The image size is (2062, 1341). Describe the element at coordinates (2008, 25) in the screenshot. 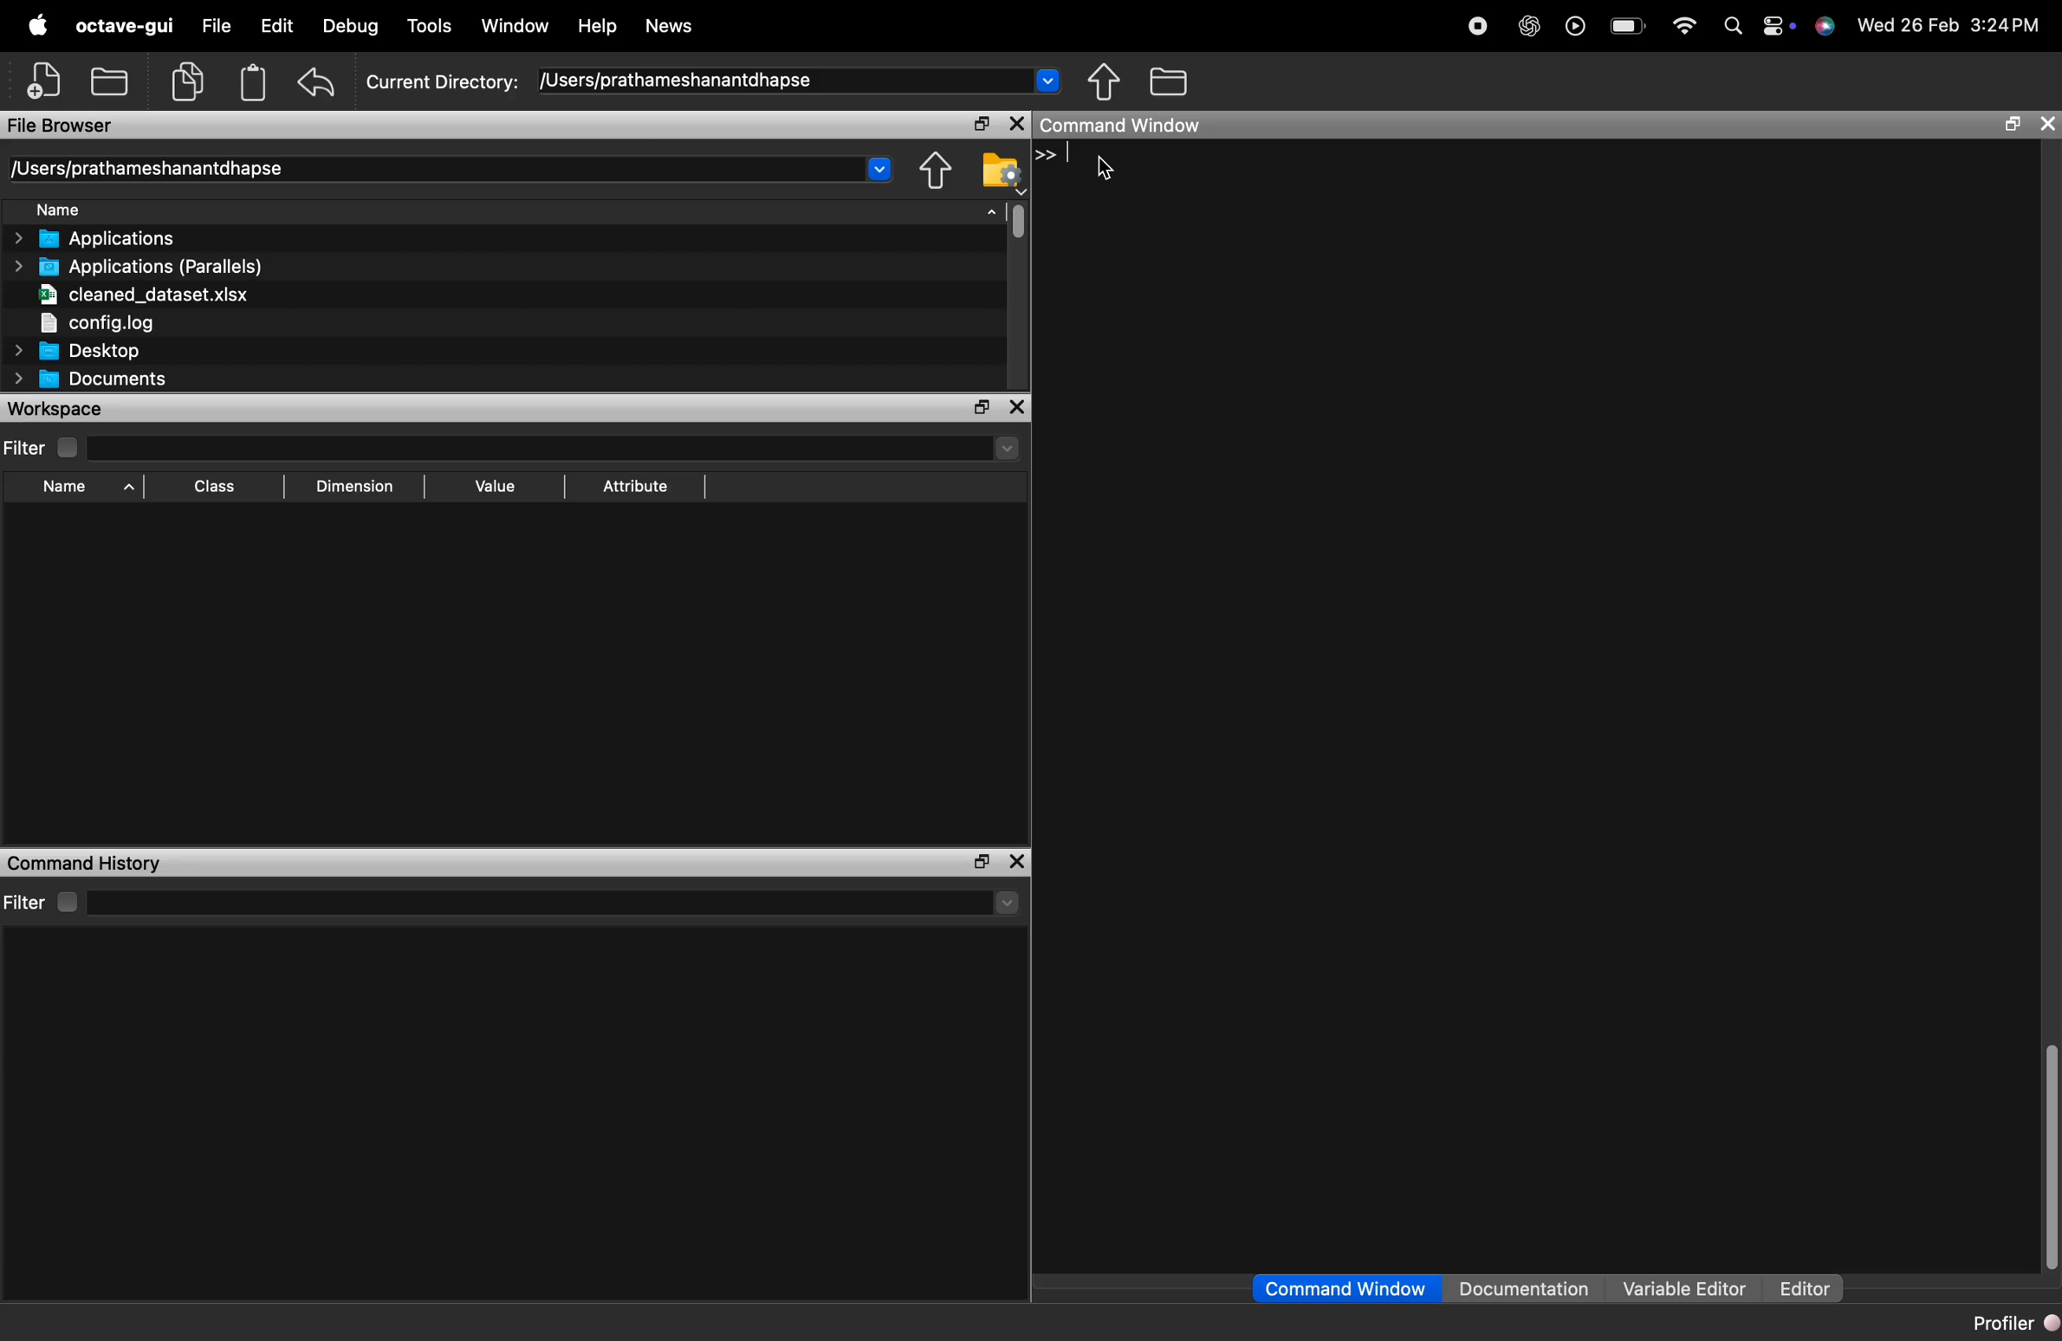

I see `3:24PM` at that location.